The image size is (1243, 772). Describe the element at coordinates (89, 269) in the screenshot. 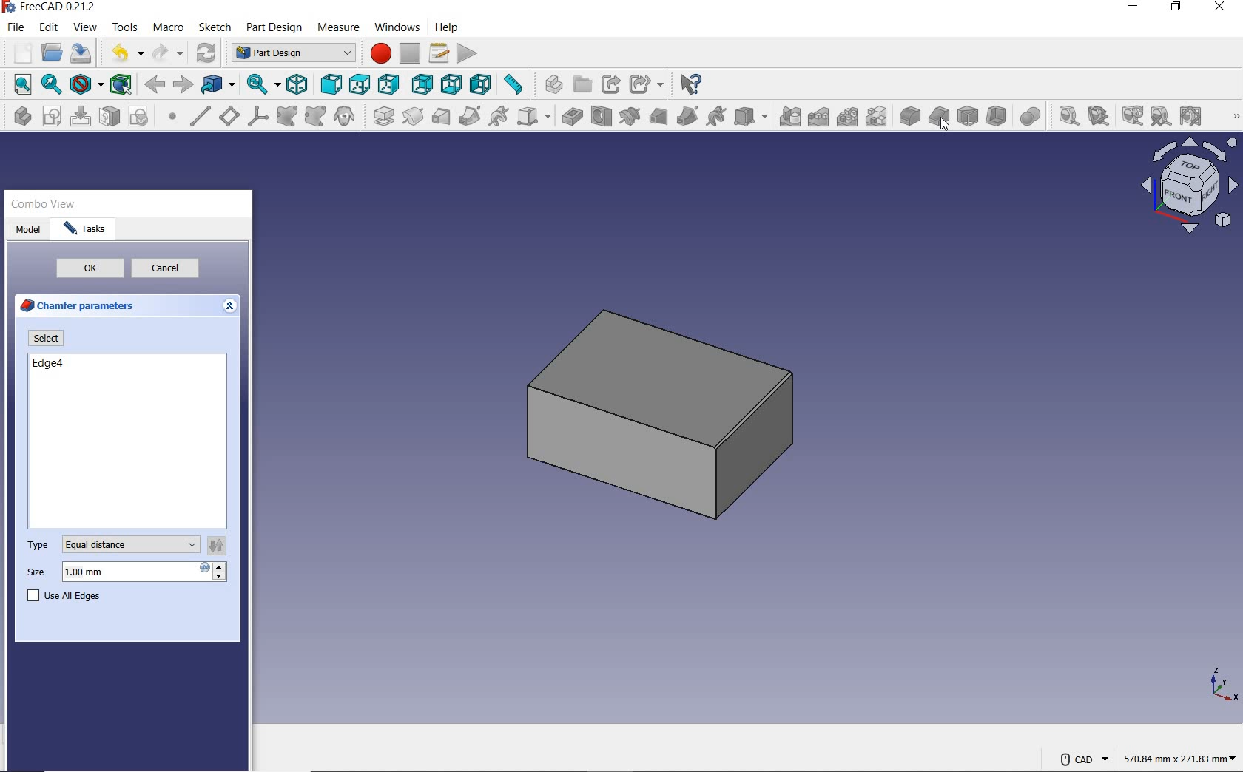

I see `ok` at that location.